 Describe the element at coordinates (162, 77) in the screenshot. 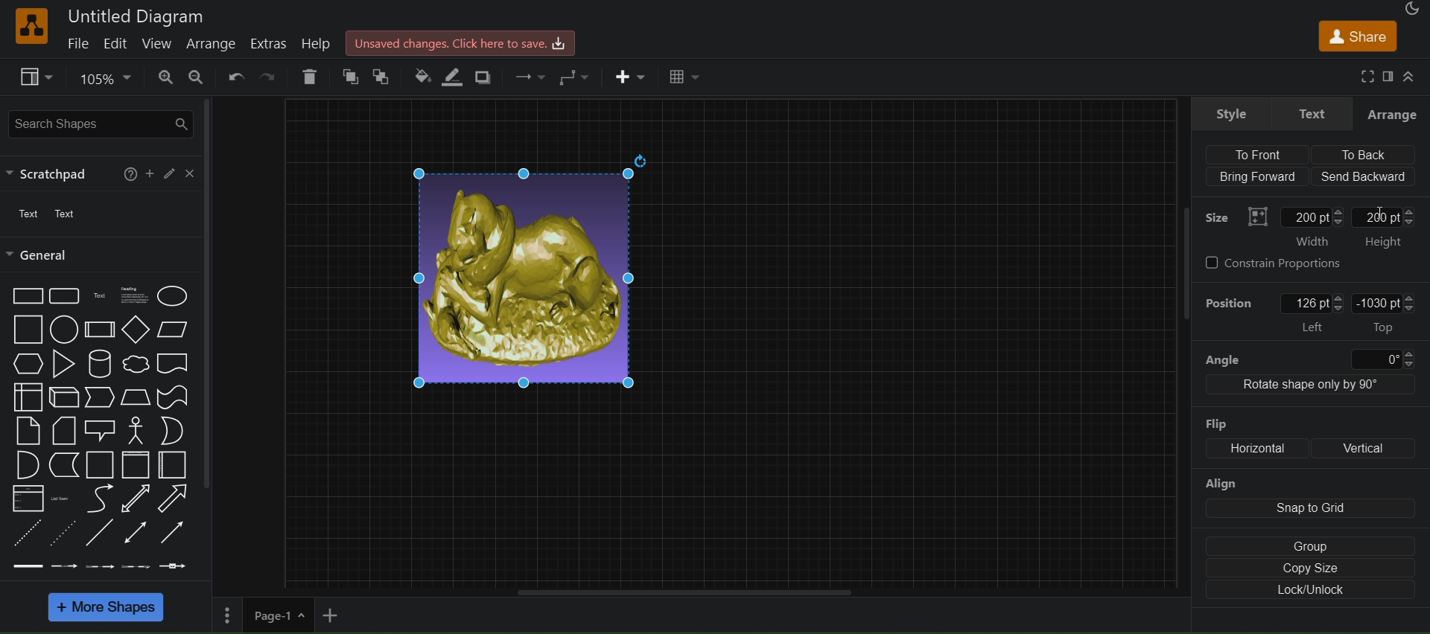

I see `zoom in` at that location.